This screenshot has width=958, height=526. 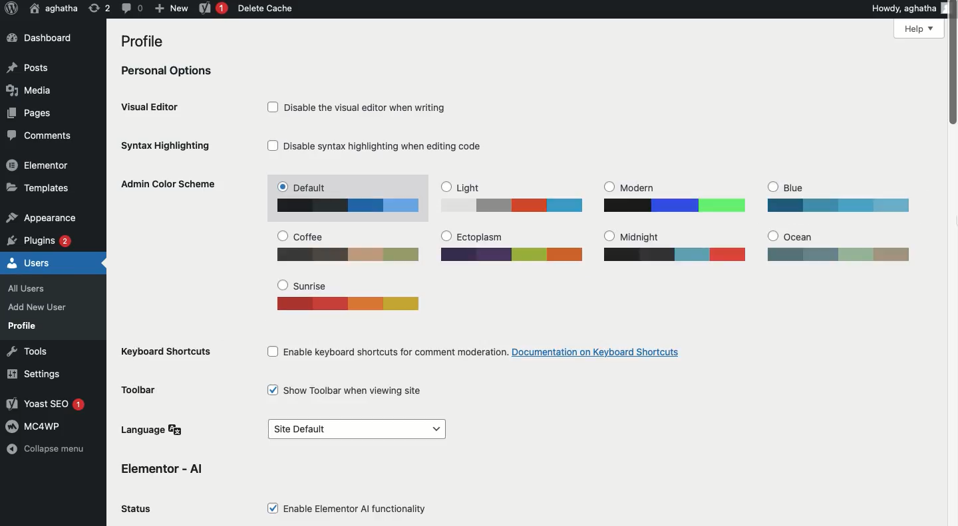 I want to click on Light, so click(x=512, y=197).